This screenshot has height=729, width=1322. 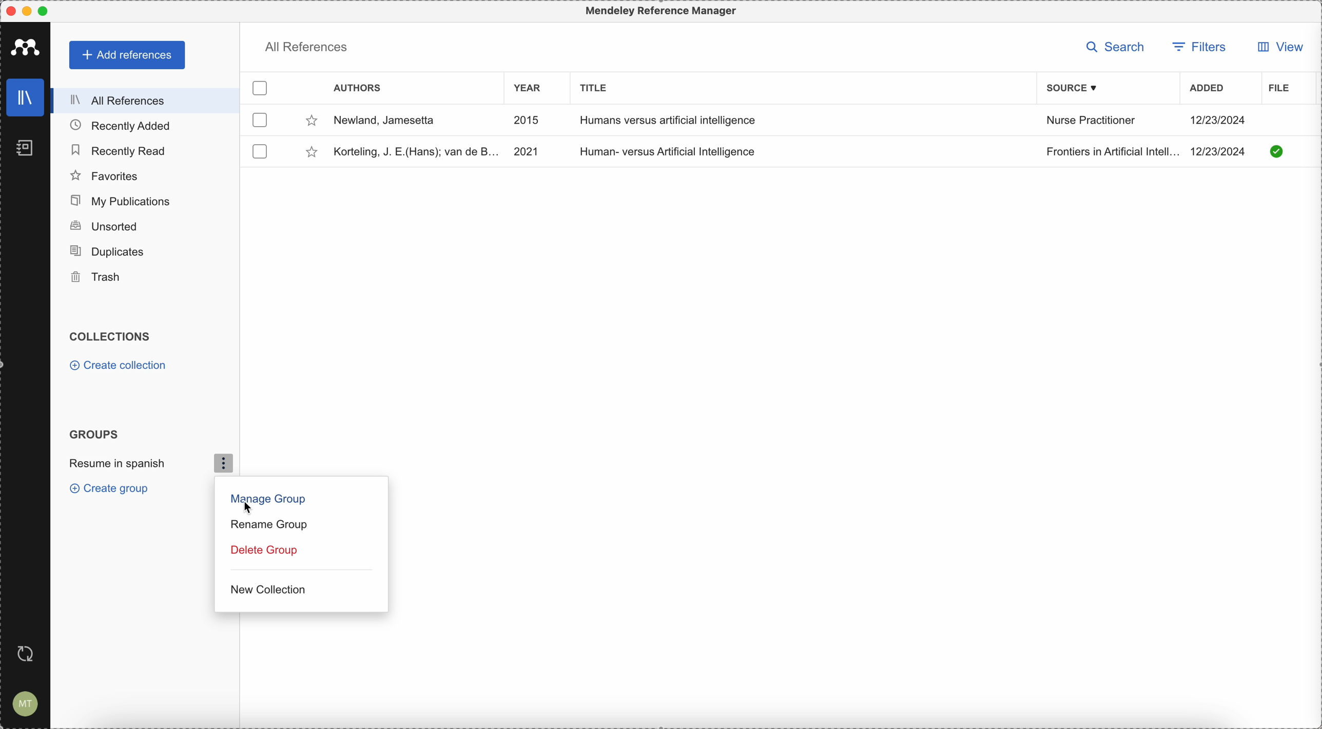 What do you see at coordinates (24, 98) in the screenshot?
I see `library` at bounding box center [24, 98].